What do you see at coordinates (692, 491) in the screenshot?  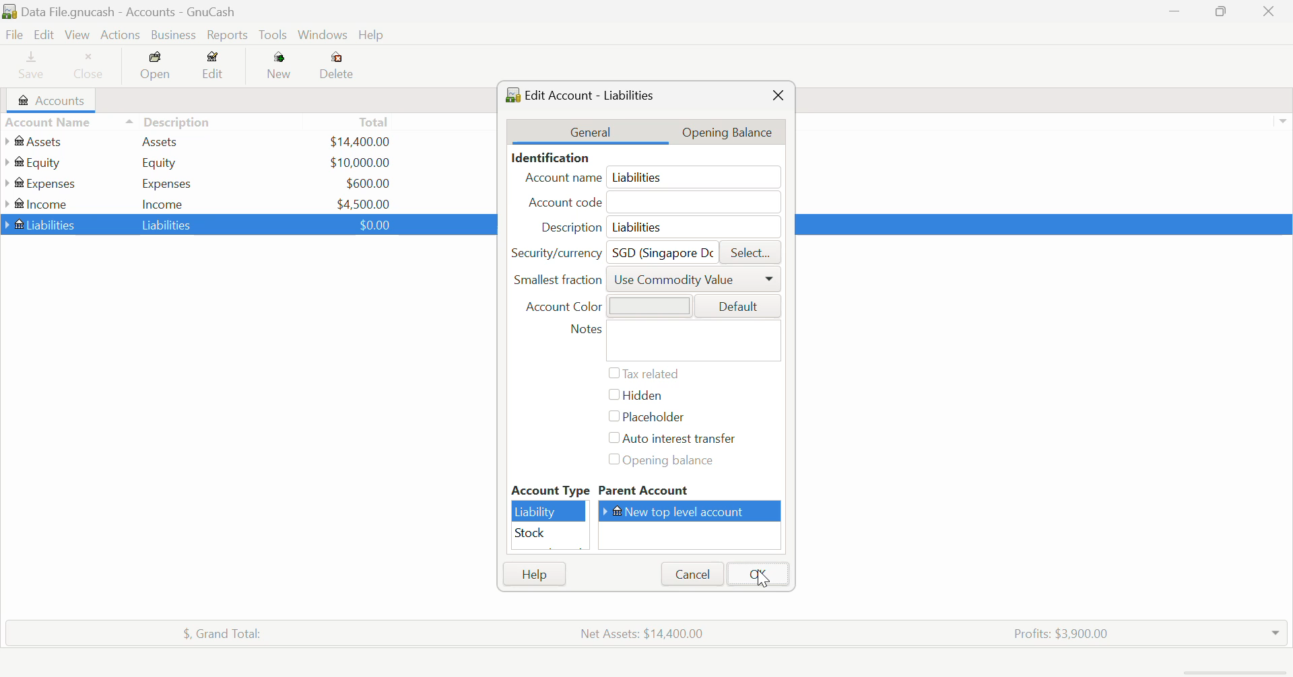 I see `Parent Account` at bounding box center [692, 491].